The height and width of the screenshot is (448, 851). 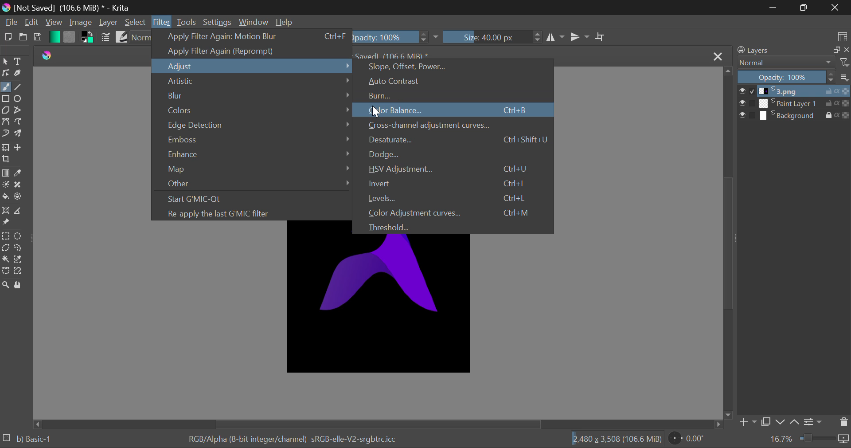 What do you see at coordinates (6, 271) in the screenshot?
I see `Bezier Curve Selection` at bounding box center [6, 271].